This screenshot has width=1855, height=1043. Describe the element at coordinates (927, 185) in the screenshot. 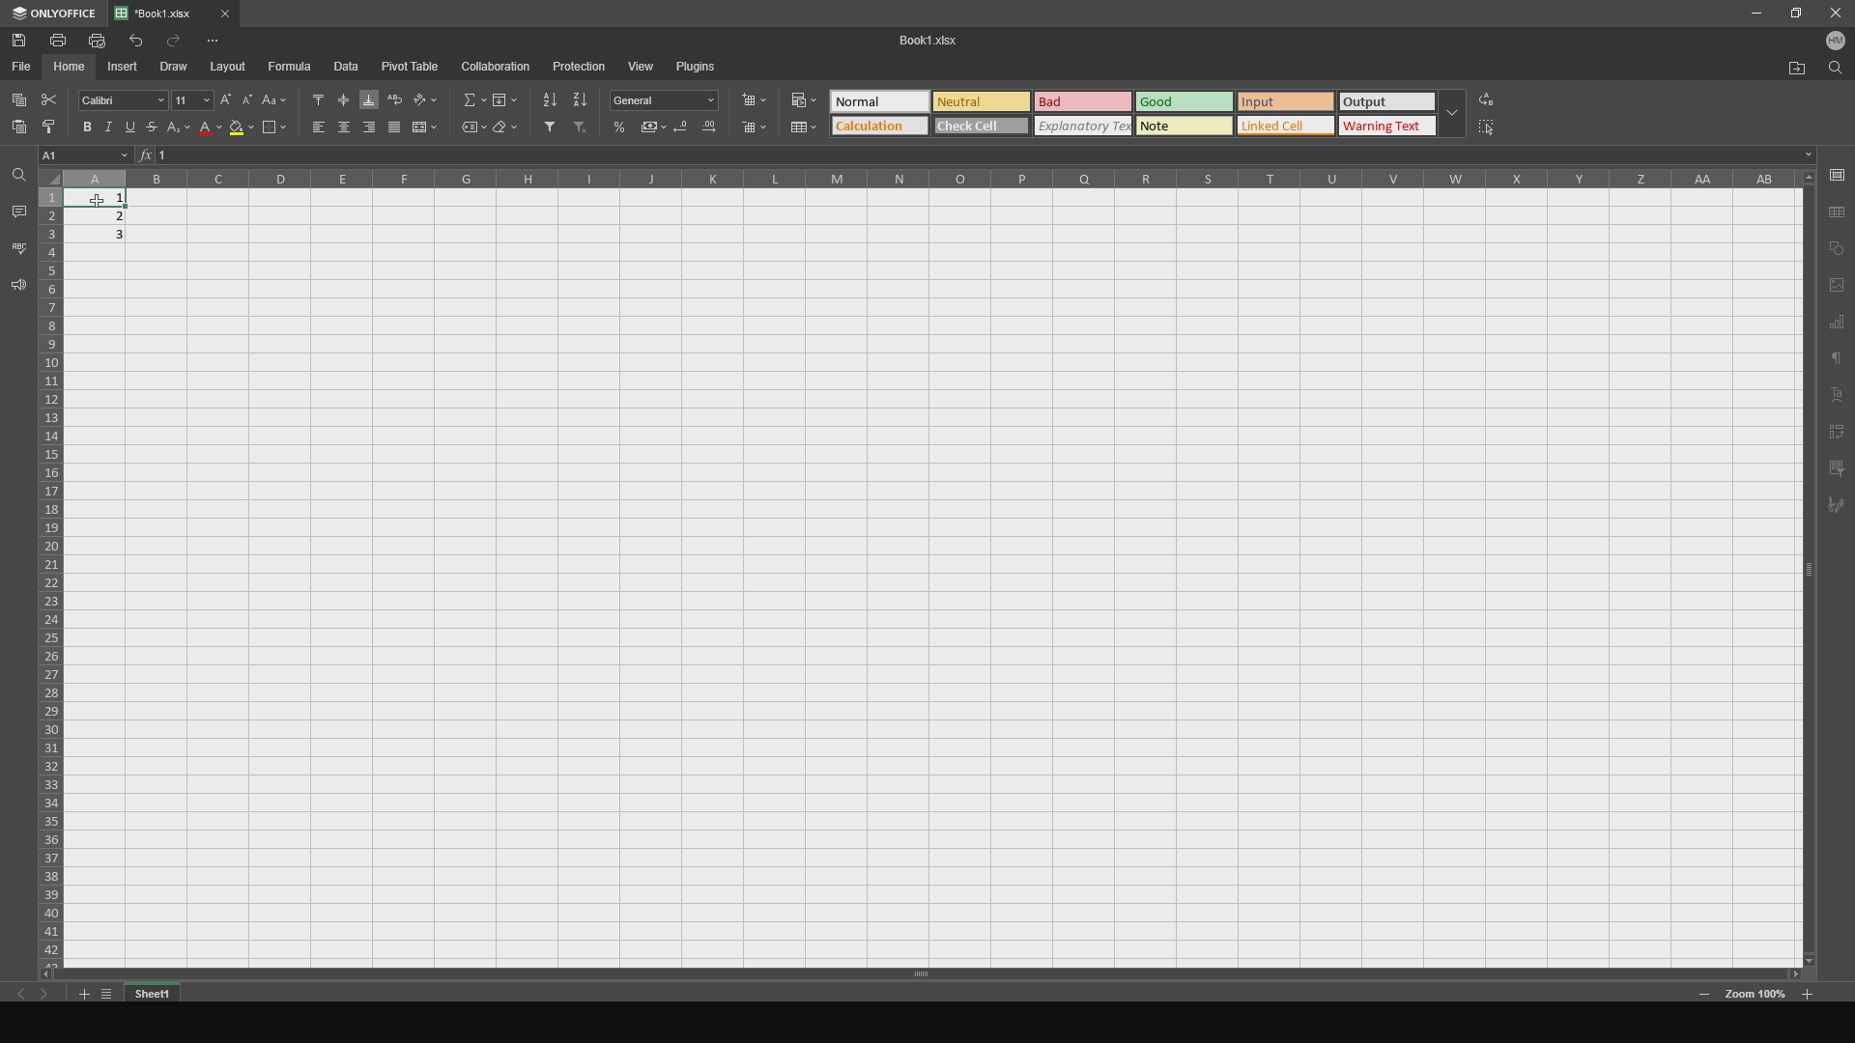

I see `columns` at that location.